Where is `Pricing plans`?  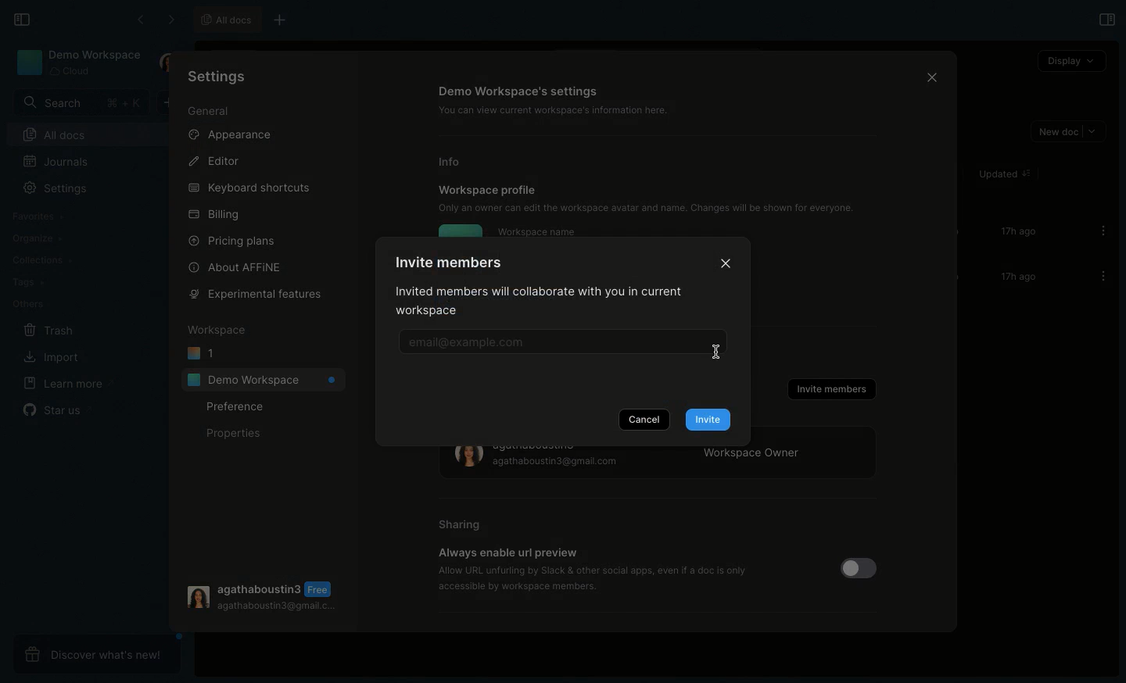
Pricing plans is located at coordinates (232, 241).